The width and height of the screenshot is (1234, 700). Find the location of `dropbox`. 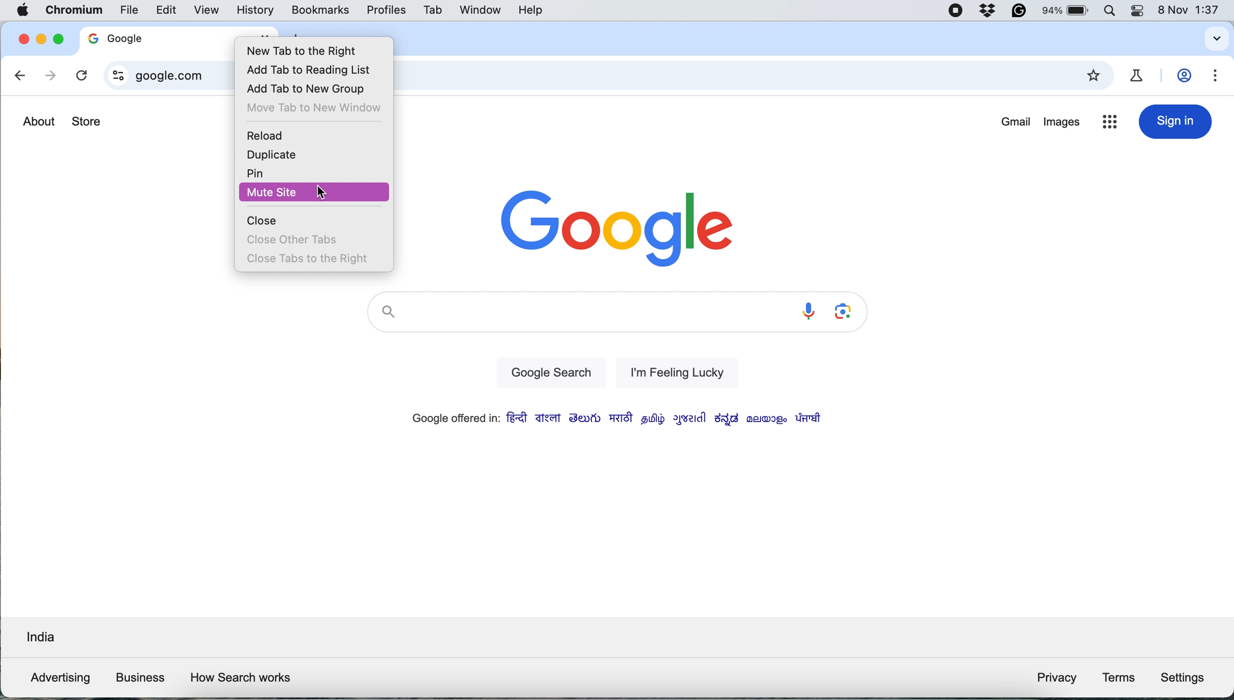

dropbox is located at coordinates (989, 12).